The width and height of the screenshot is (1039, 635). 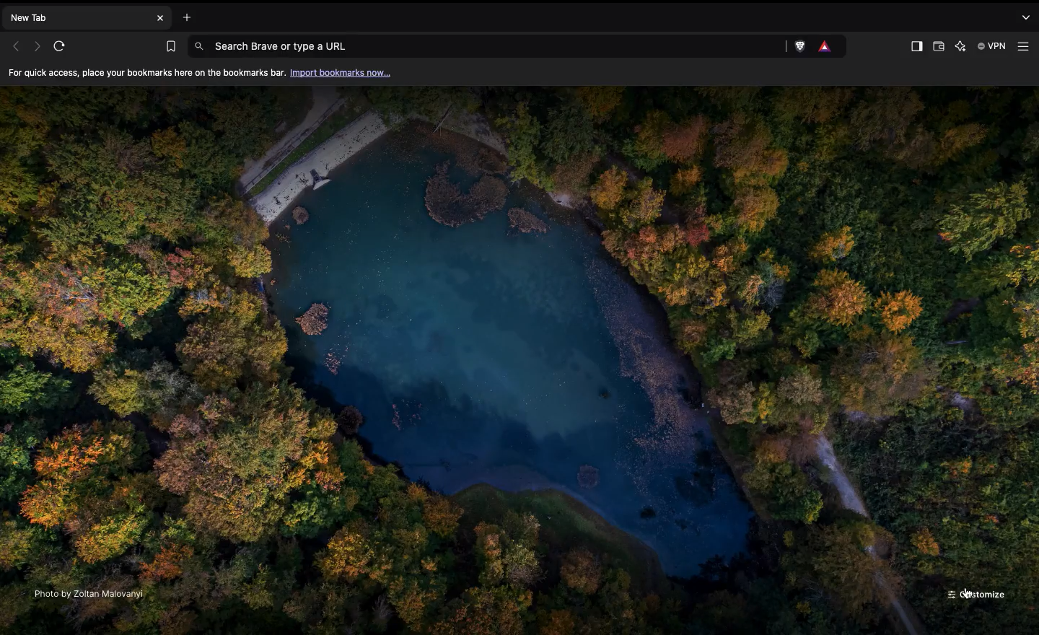 I want to click on Customize, so click(x=977, y=593).